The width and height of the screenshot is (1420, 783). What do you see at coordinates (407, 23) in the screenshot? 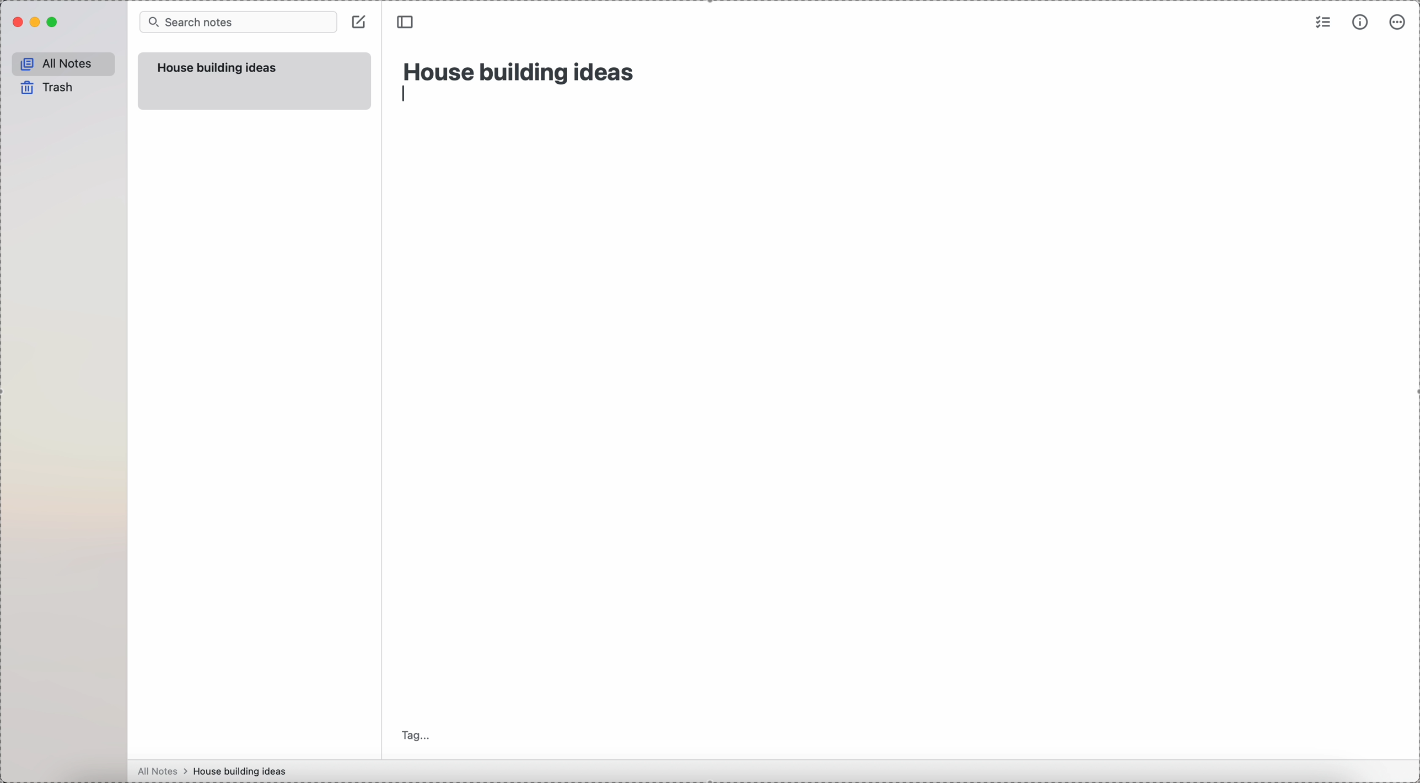
I see `toggle sidebar` at bounding box center [407, 23].